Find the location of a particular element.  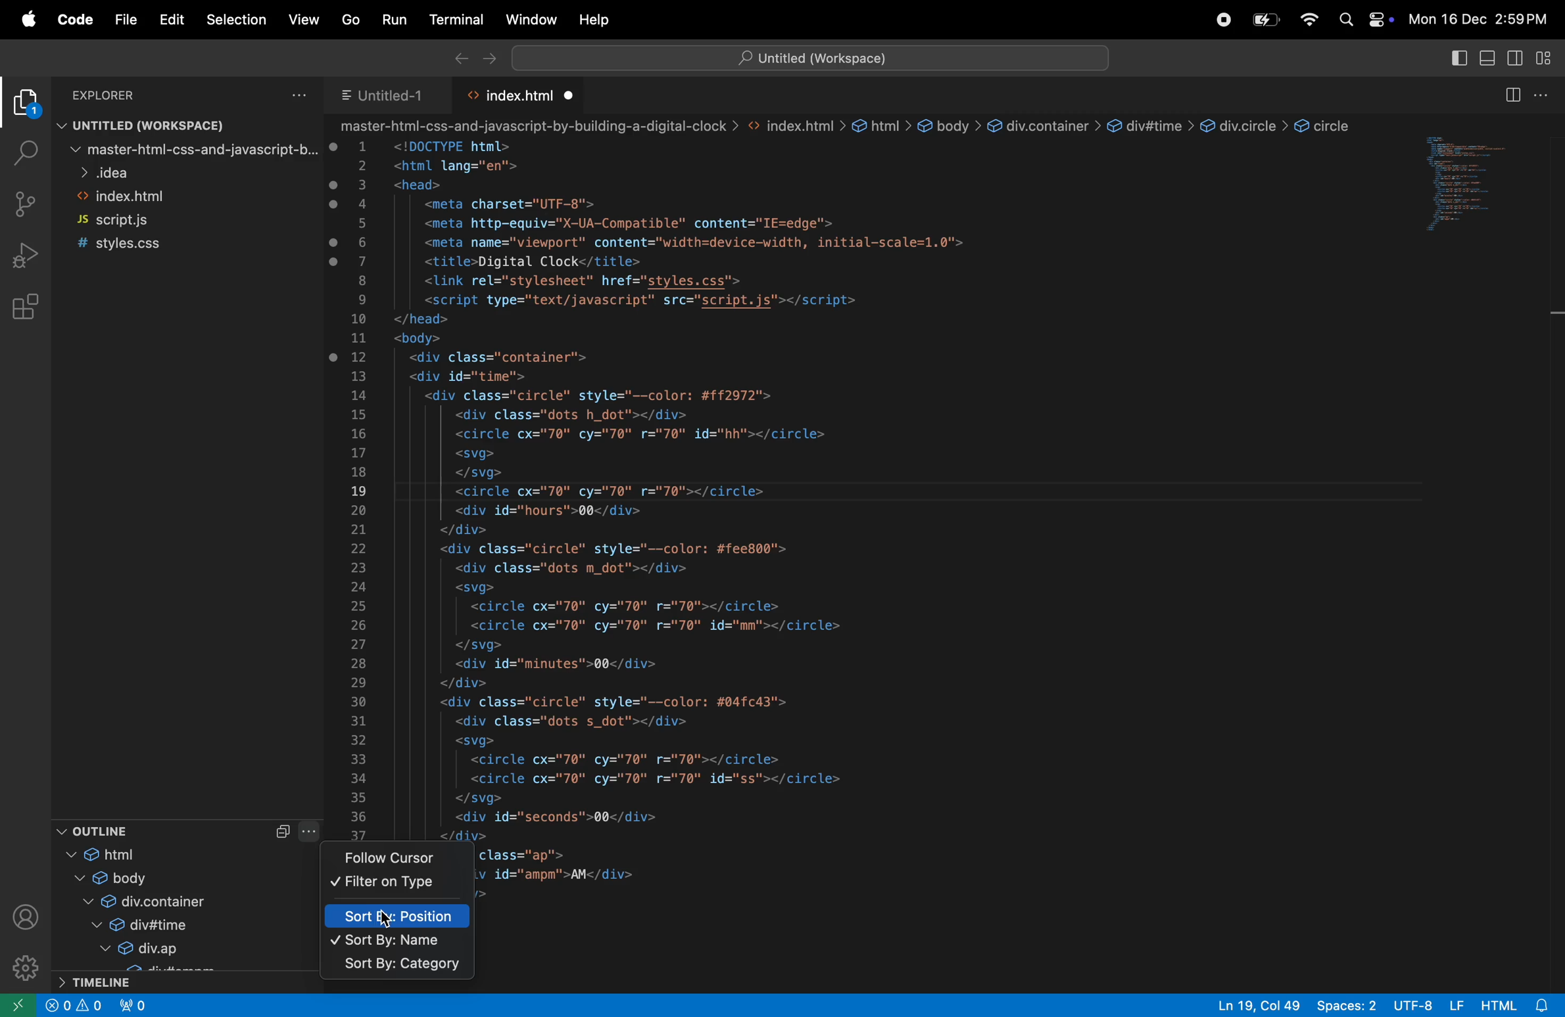

out line is located at coordinates (158, 830).